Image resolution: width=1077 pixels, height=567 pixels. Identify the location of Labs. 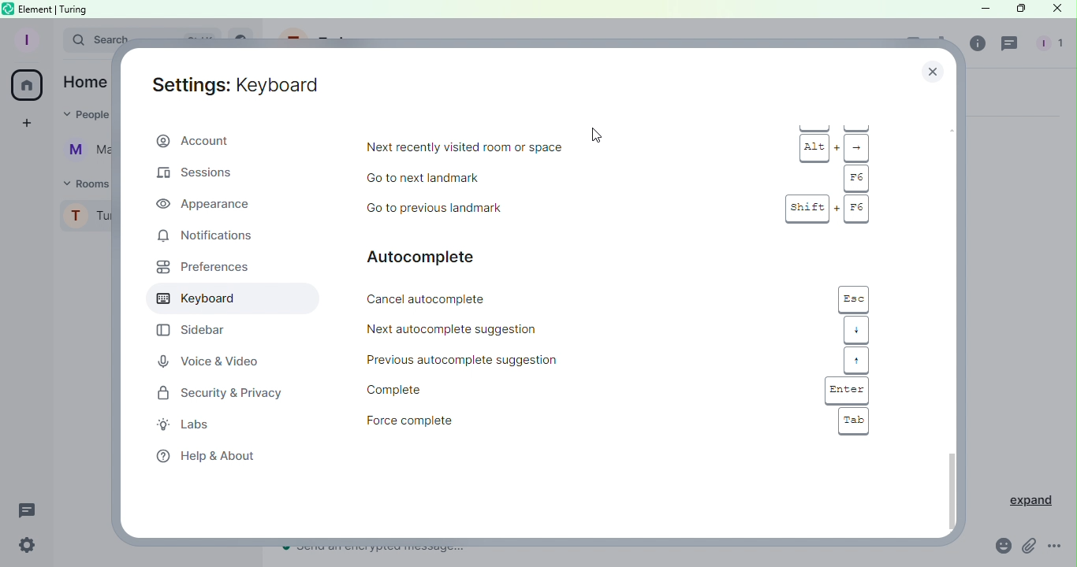
(193, 426).